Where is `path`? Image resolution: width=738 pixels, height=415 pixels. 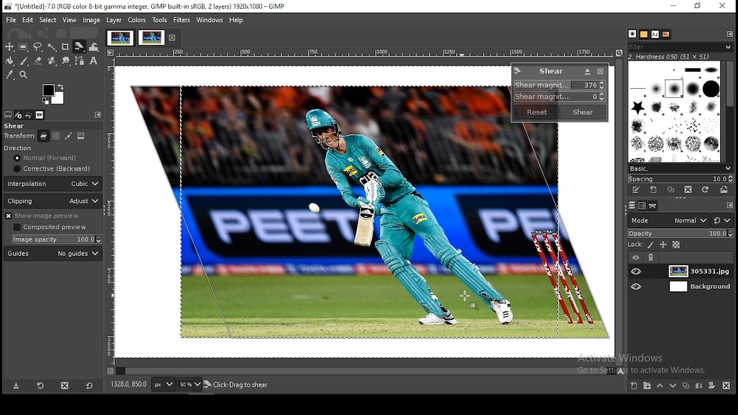
path is located at coordinates (67, 136).